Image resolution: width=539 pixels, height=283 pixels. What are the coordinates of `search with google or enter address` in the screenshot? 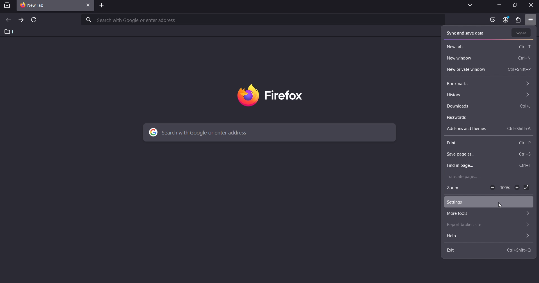 It's located at (270, 133).